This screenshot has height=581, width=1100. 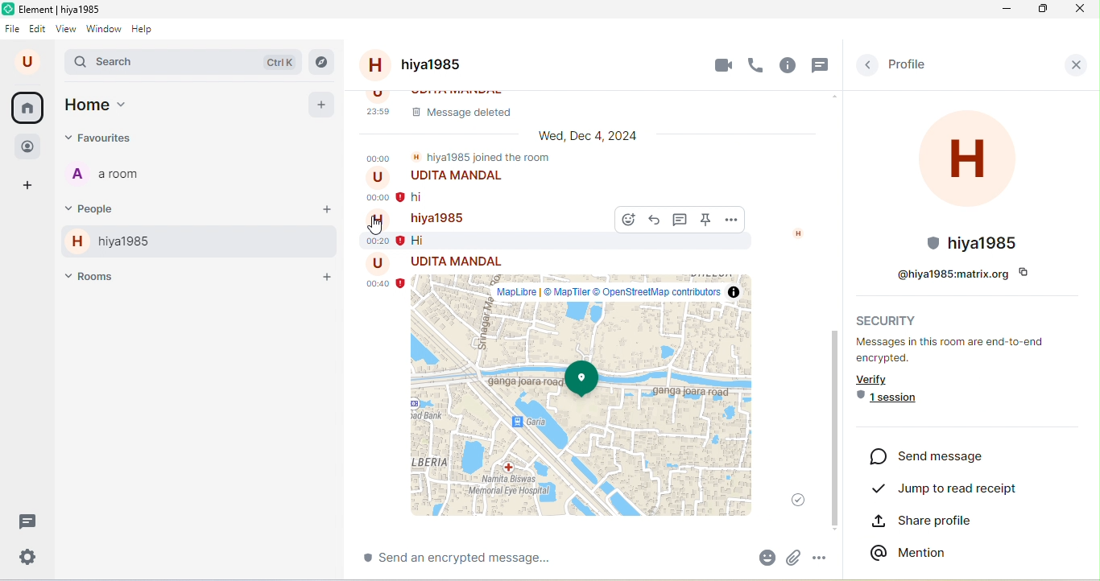 I want to click on add room, so click(x=327, y=272).